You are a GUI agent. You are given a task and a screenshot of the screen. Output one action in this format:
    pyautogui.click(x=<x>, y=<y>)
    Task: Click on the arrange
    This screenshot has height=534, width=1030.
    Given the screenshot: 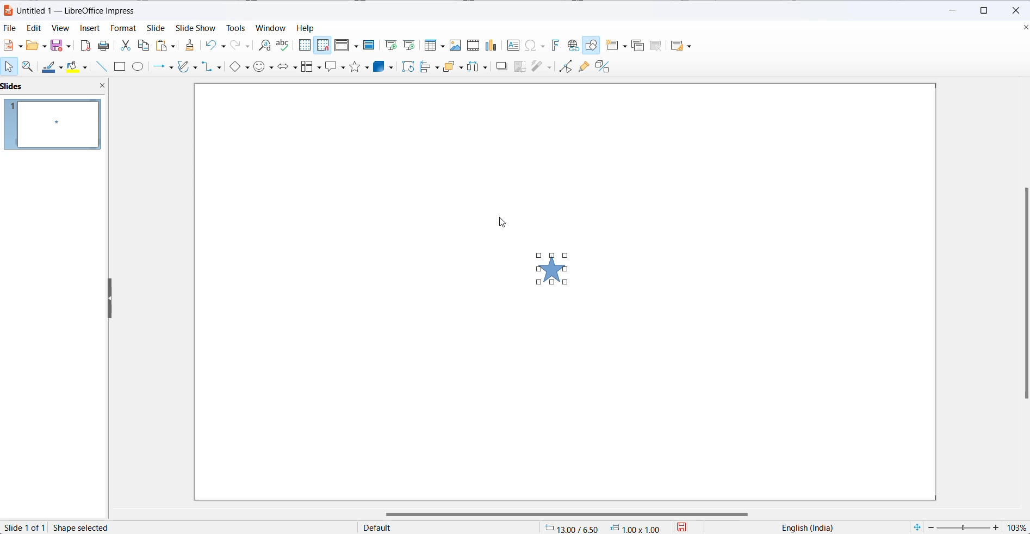 What is the action you would take?
    pyautogui.click(x=452, y=67)
    